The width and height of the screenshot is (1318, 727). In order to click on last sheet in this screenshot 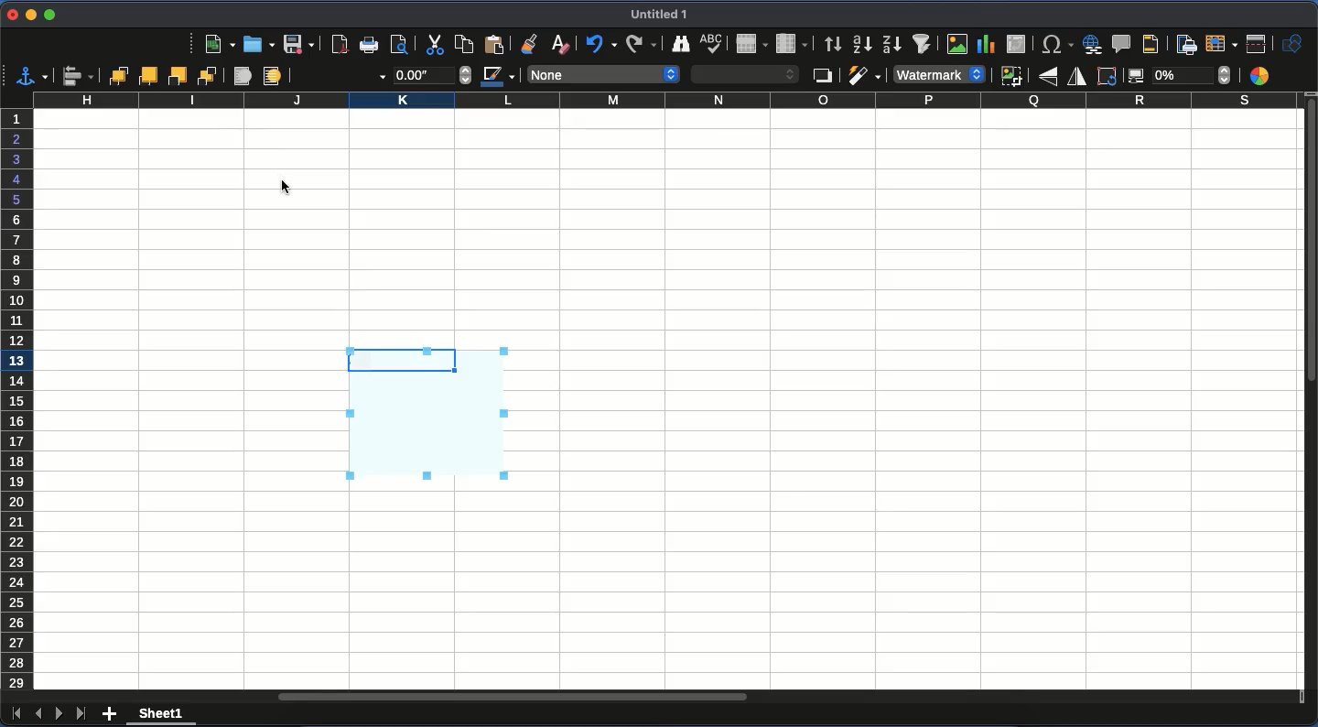, I will do `click(82, 714)`.